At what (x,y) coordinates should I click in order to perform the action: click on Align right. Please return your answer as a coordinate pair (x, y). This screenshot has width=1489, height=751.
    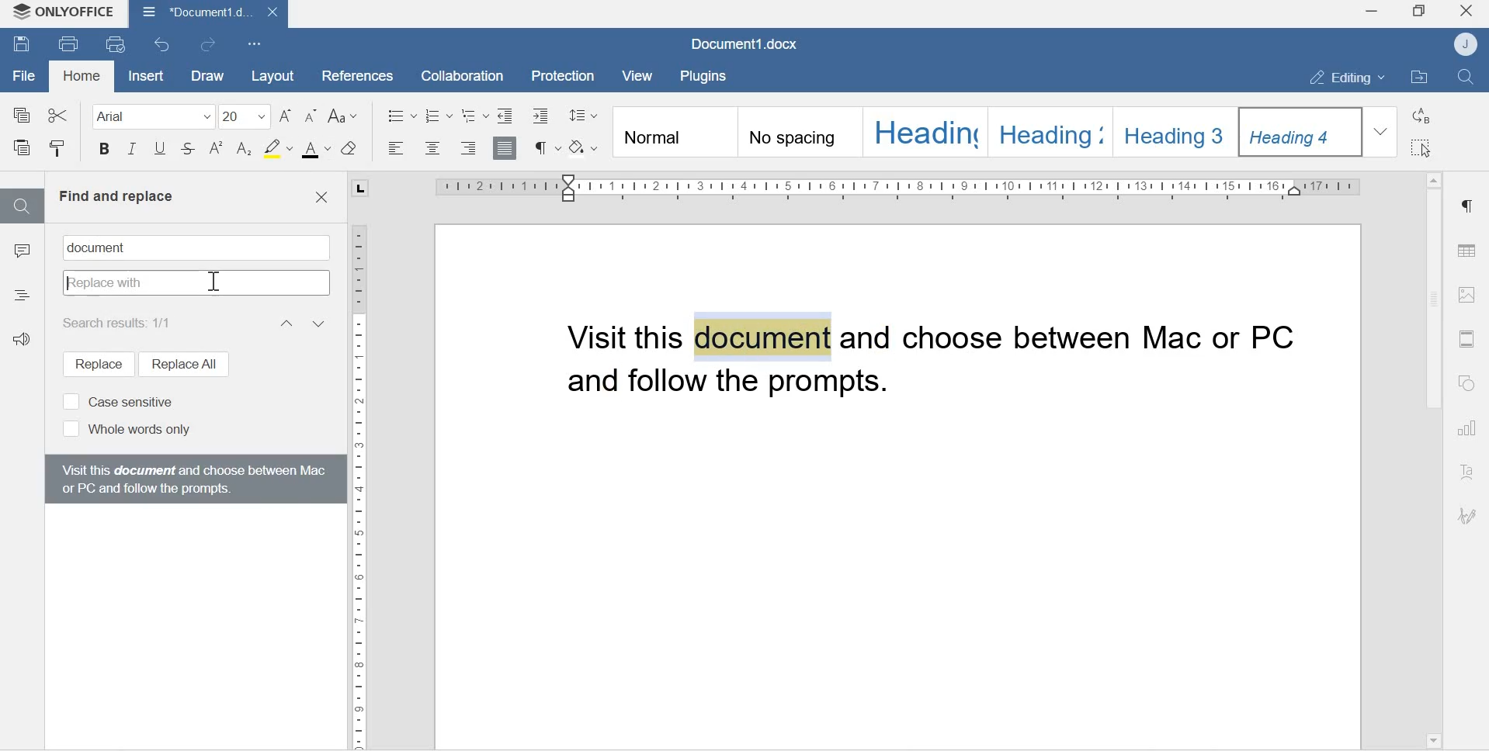
    Looking at the image, I should click on (469, 148).